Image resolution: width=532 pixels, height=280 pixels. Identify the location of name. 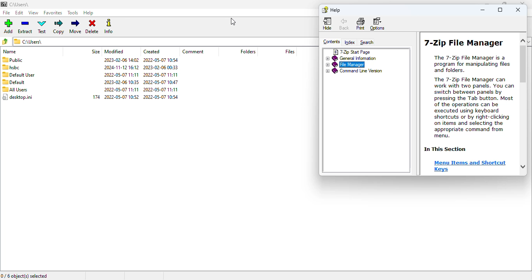
(10, 52).